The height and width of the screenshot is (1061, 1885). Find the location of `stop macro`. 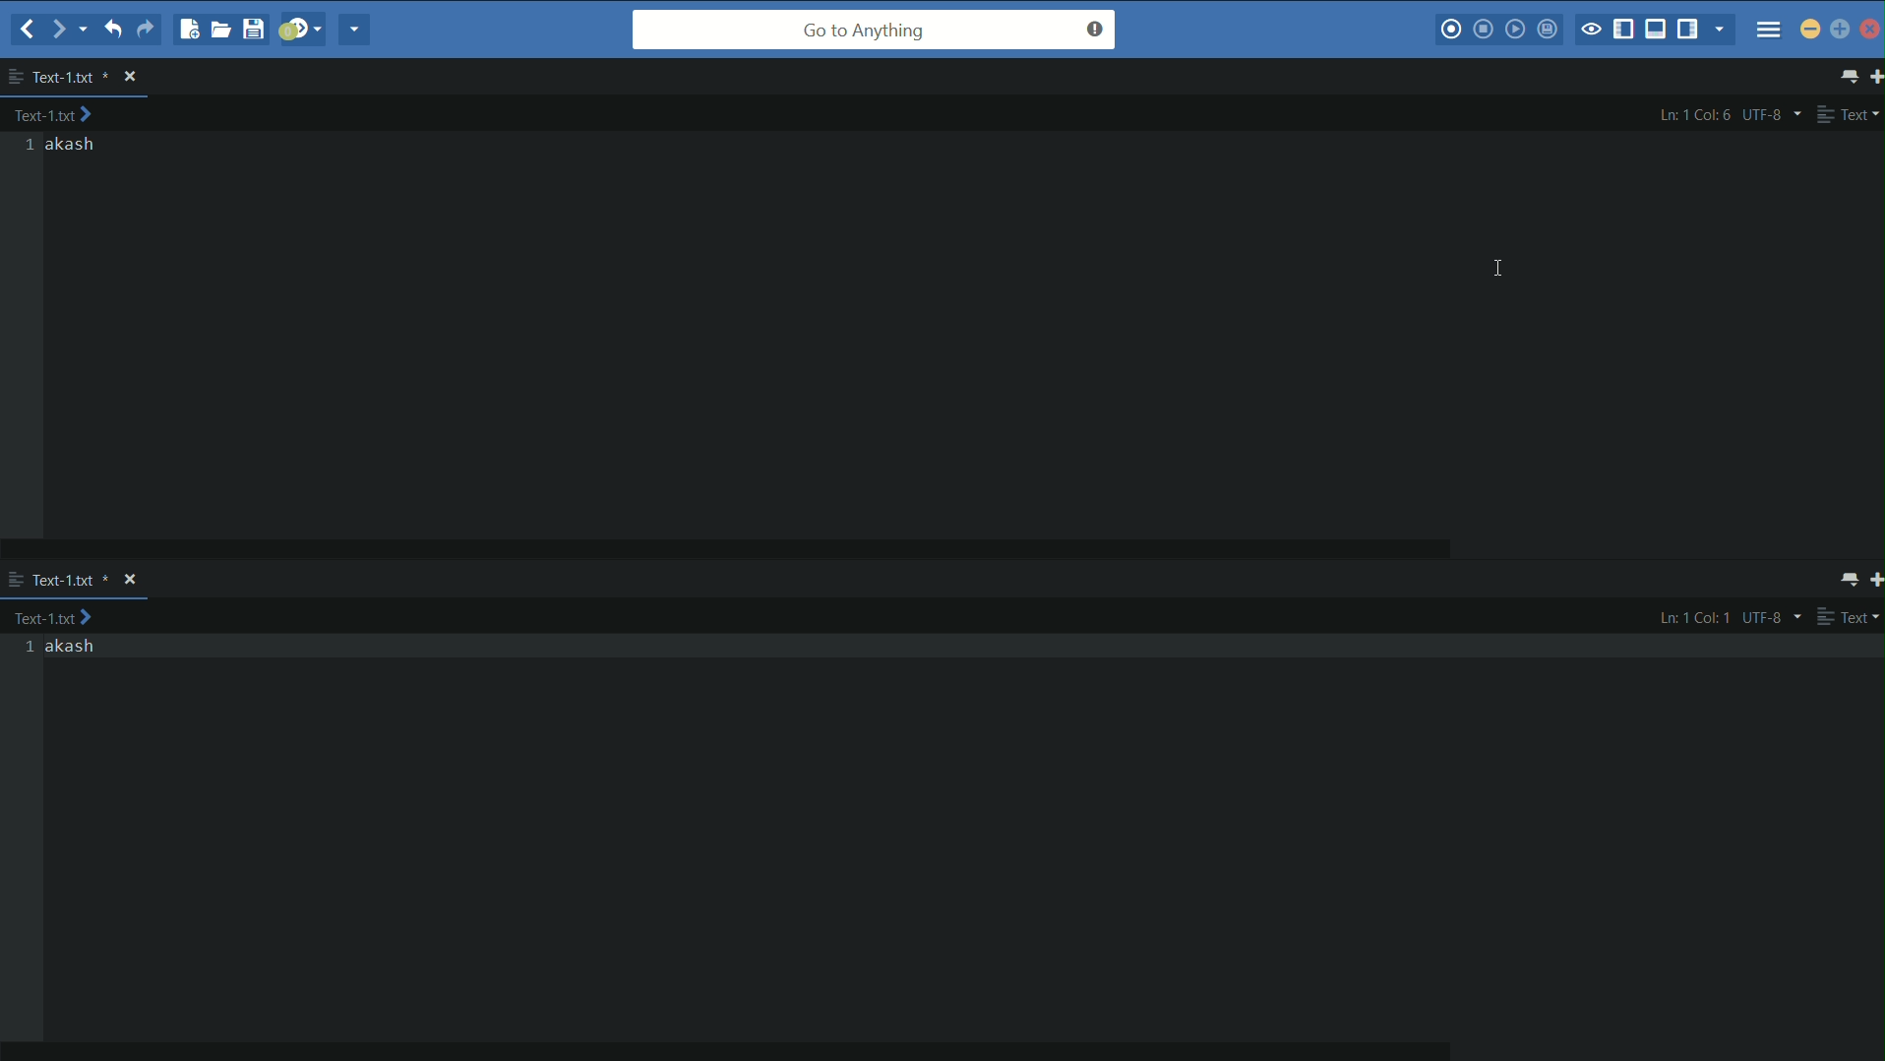

stop macro is located at coordinates (1484, 29).